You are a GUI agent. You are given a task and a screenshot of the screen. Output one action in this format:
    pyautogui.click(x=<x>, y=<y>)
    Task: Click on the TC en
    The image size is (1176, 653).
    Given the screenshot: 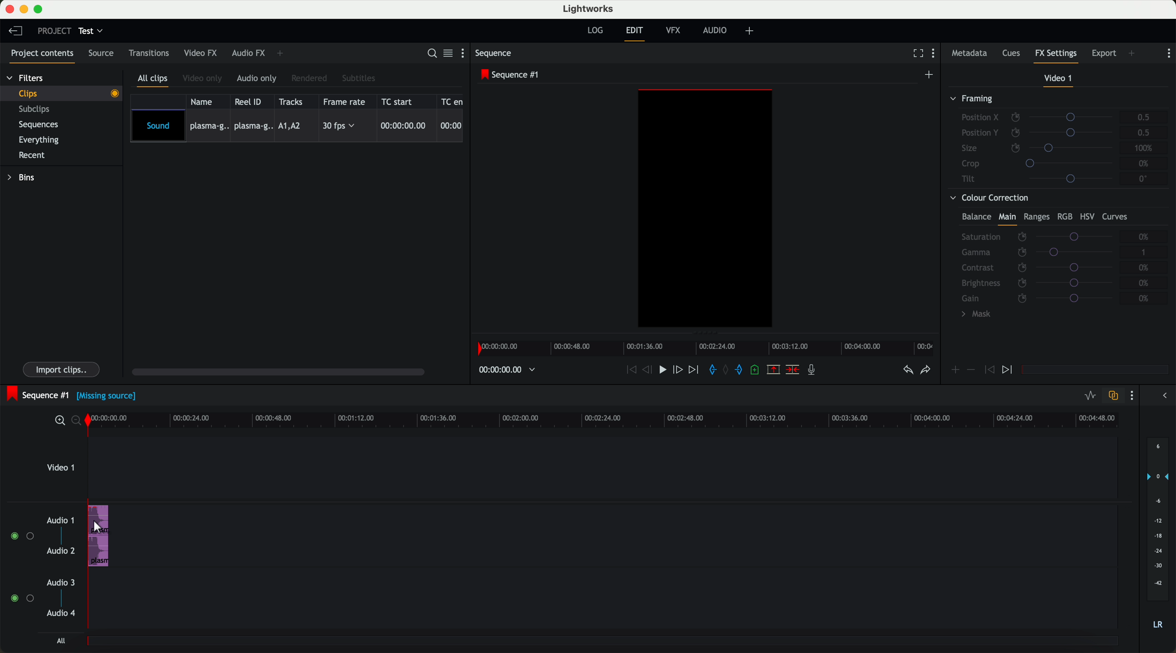 What is the action you would take?
    pyautogui.click(x=452, y=101)
    